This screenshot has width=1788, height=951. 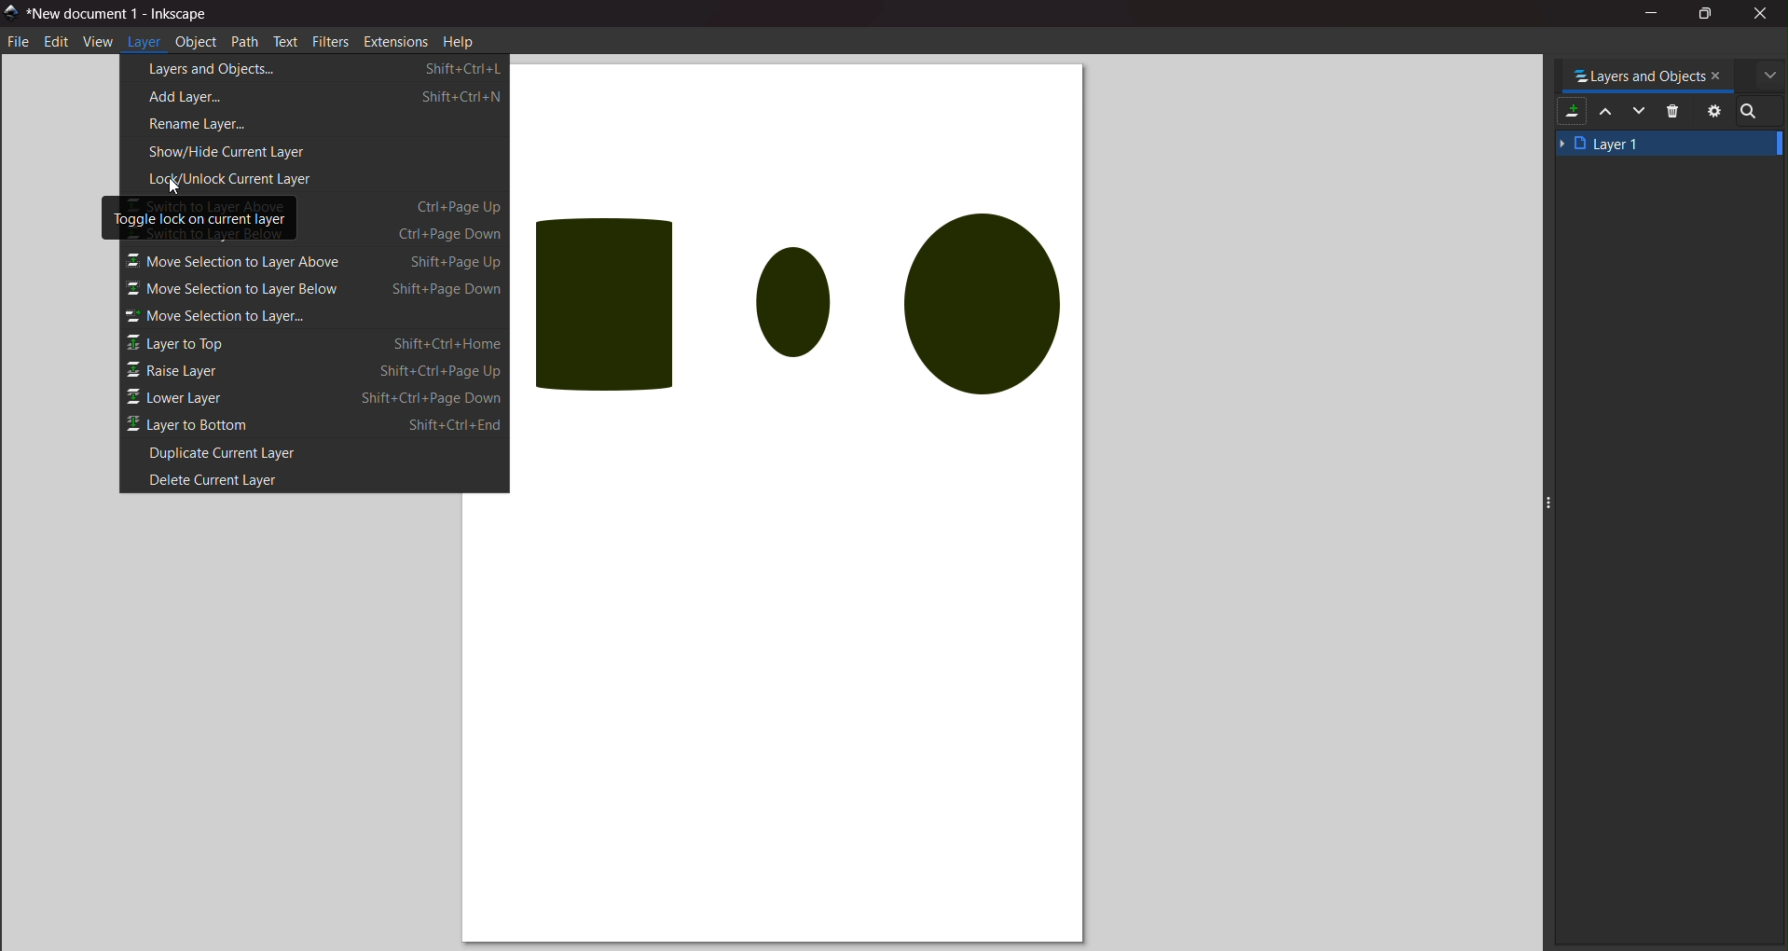 I want to click on mask down, so click(x=1640, y=111).